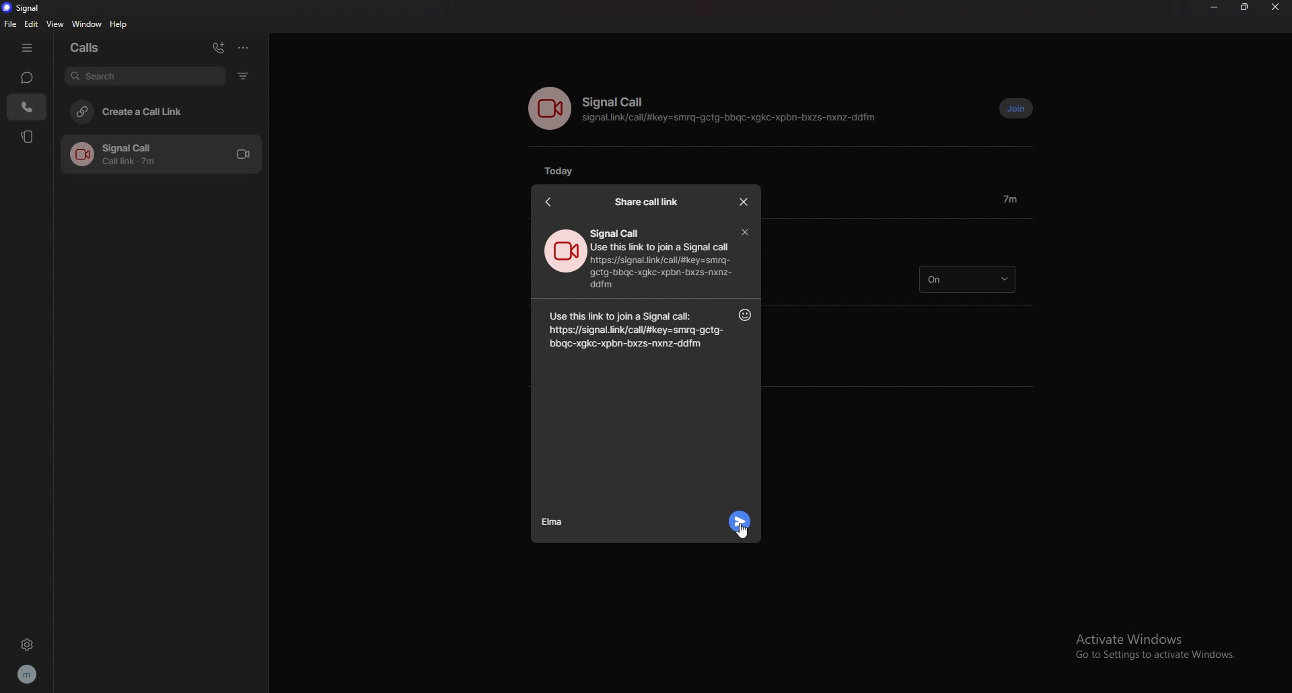  What do you see at coordinates (26, 7) in the screenshot?
I see `signal` at bounding box center [26, 7].